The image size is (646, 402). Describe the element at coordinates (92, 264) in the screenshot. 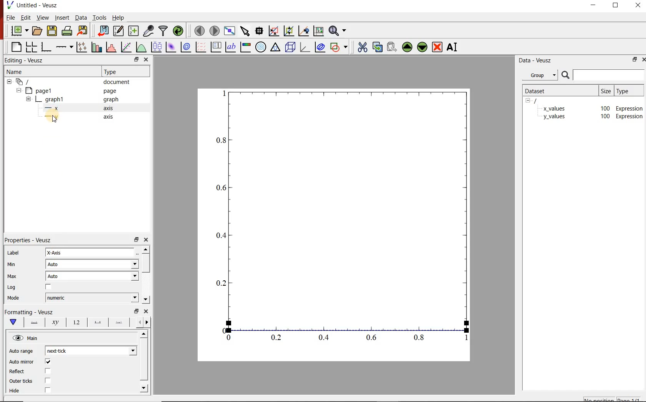

I see `auto` at that location.